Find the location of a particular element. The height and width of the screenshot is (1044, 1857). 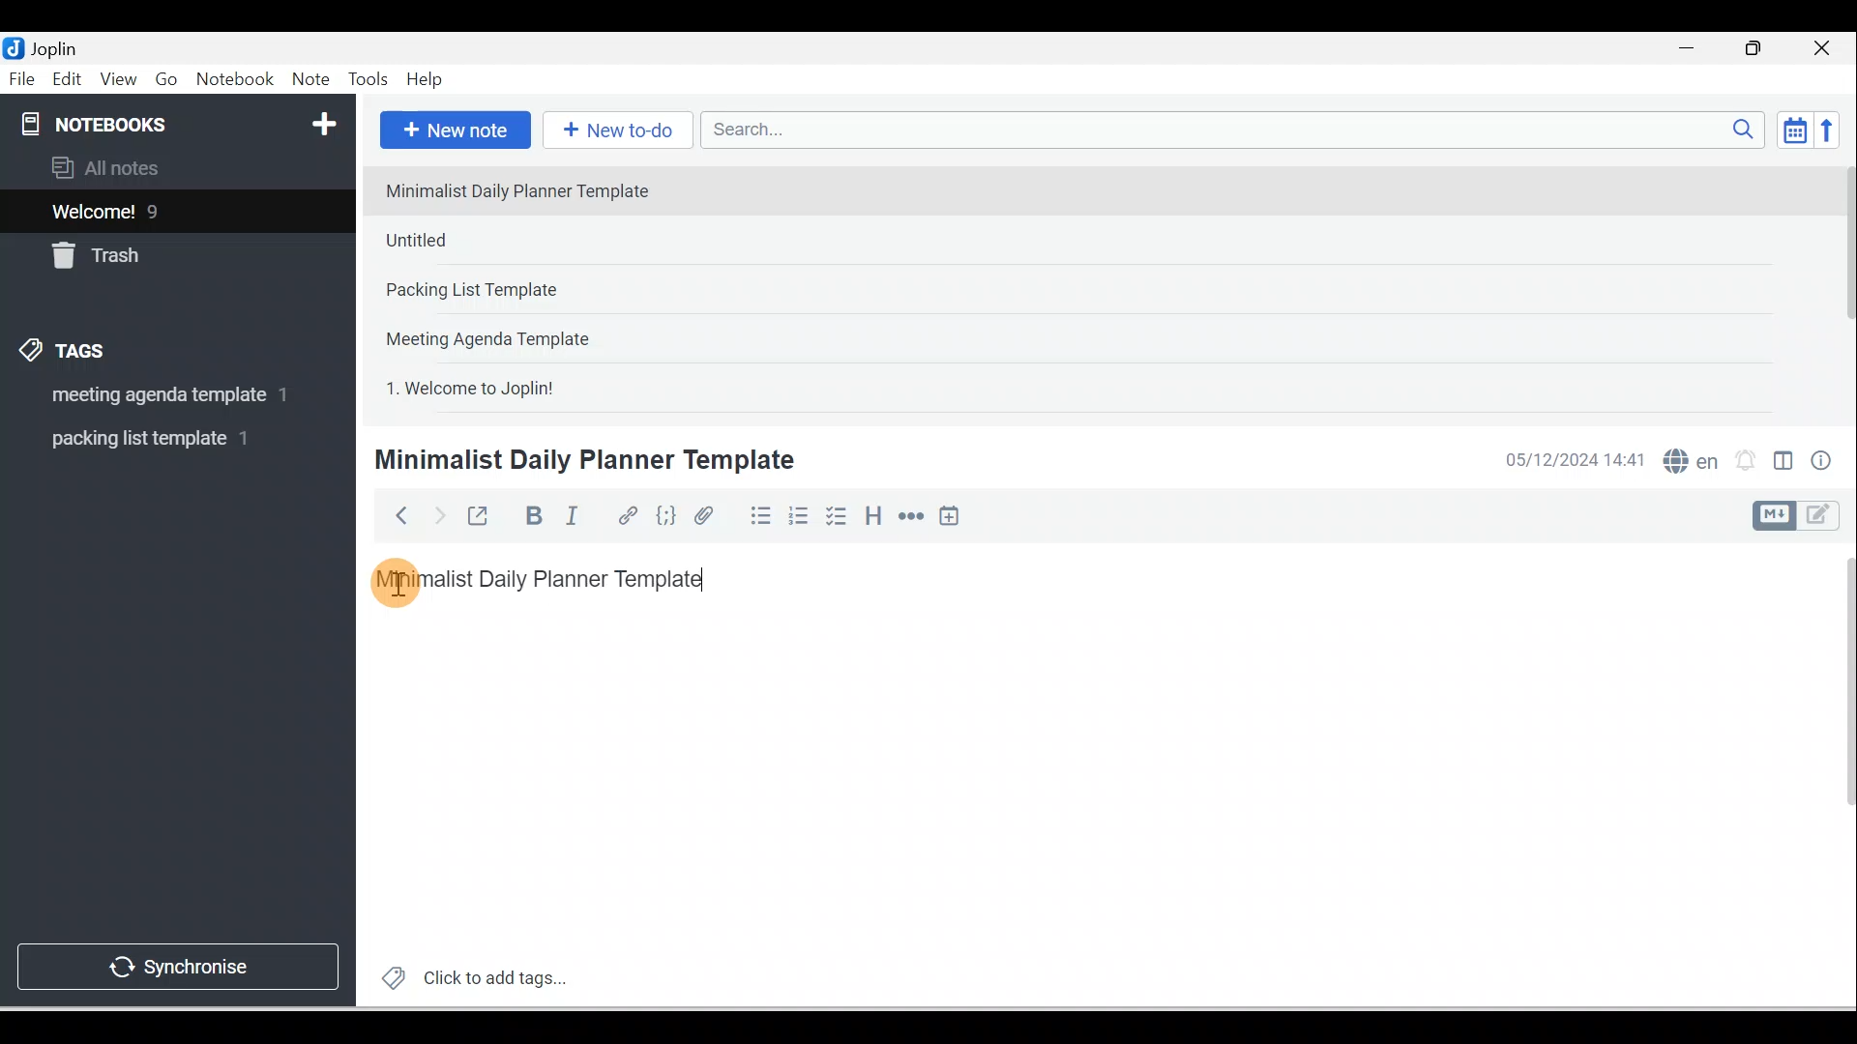

Help is located at coordinates (426, 80).